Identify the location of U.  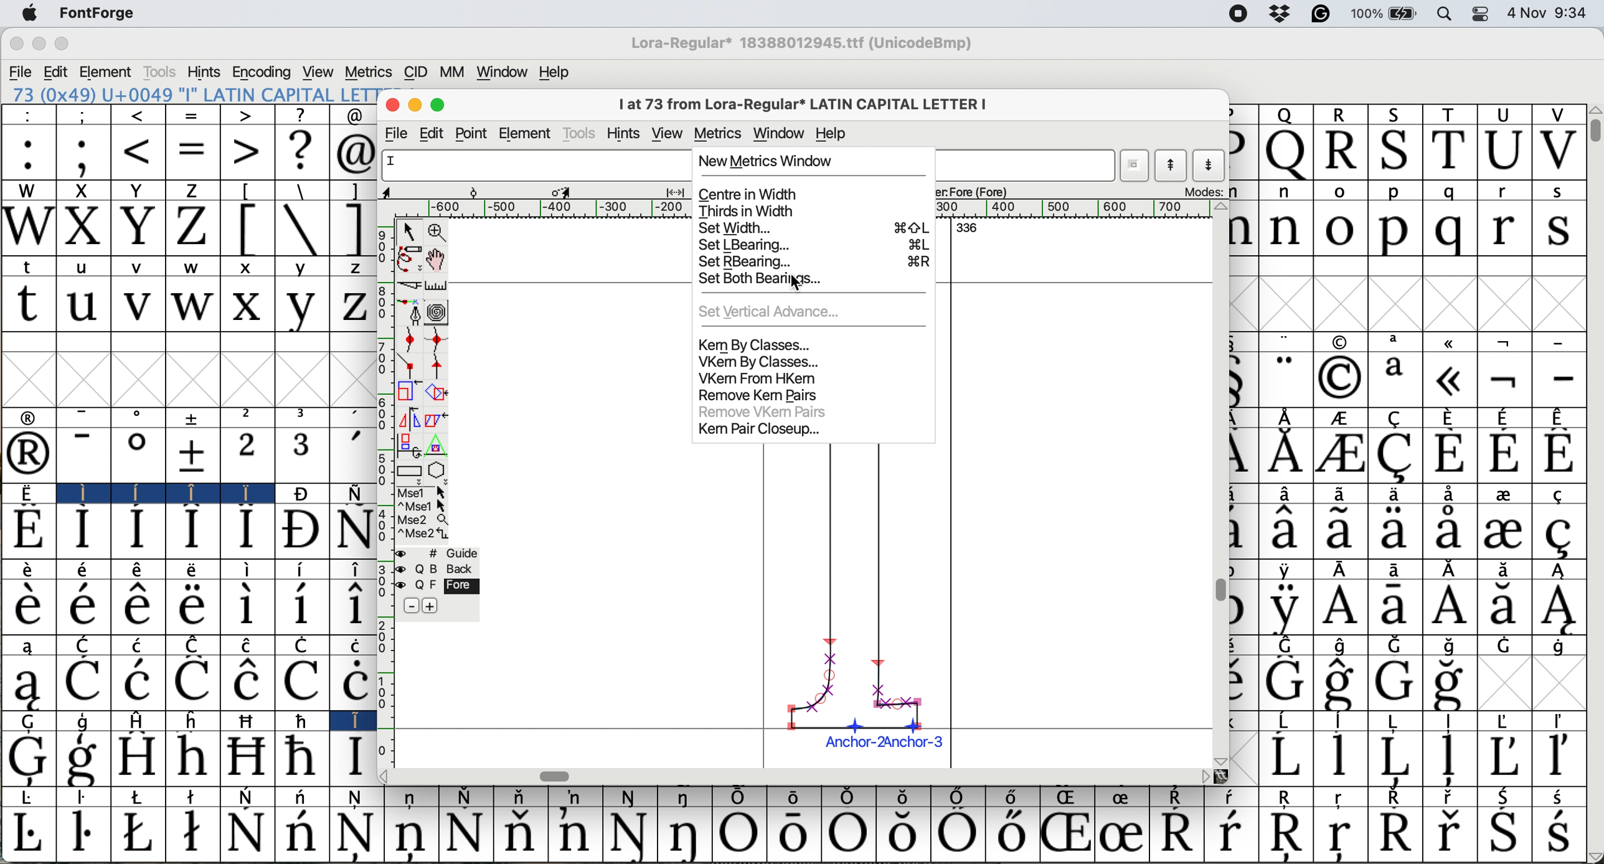
(1502, 153).